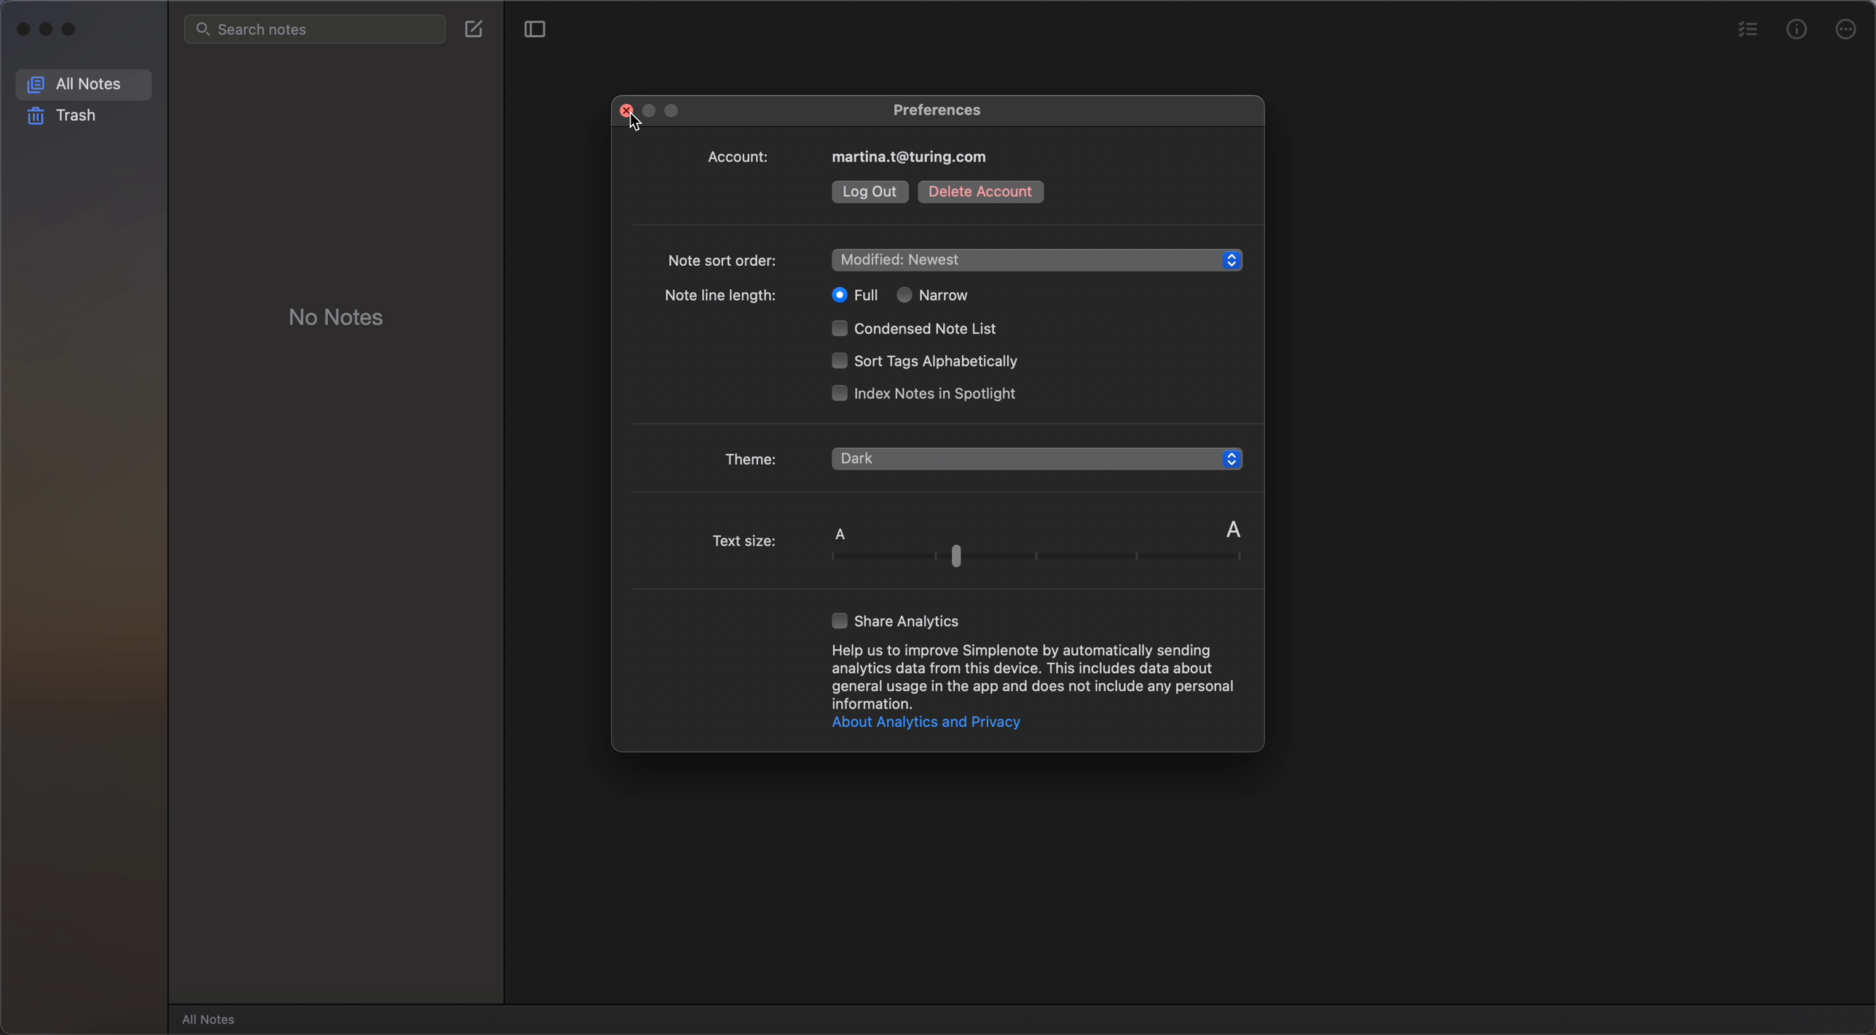  Describe the element at coordinates (861, 482) in the screenshot. I see `dark` at that location.